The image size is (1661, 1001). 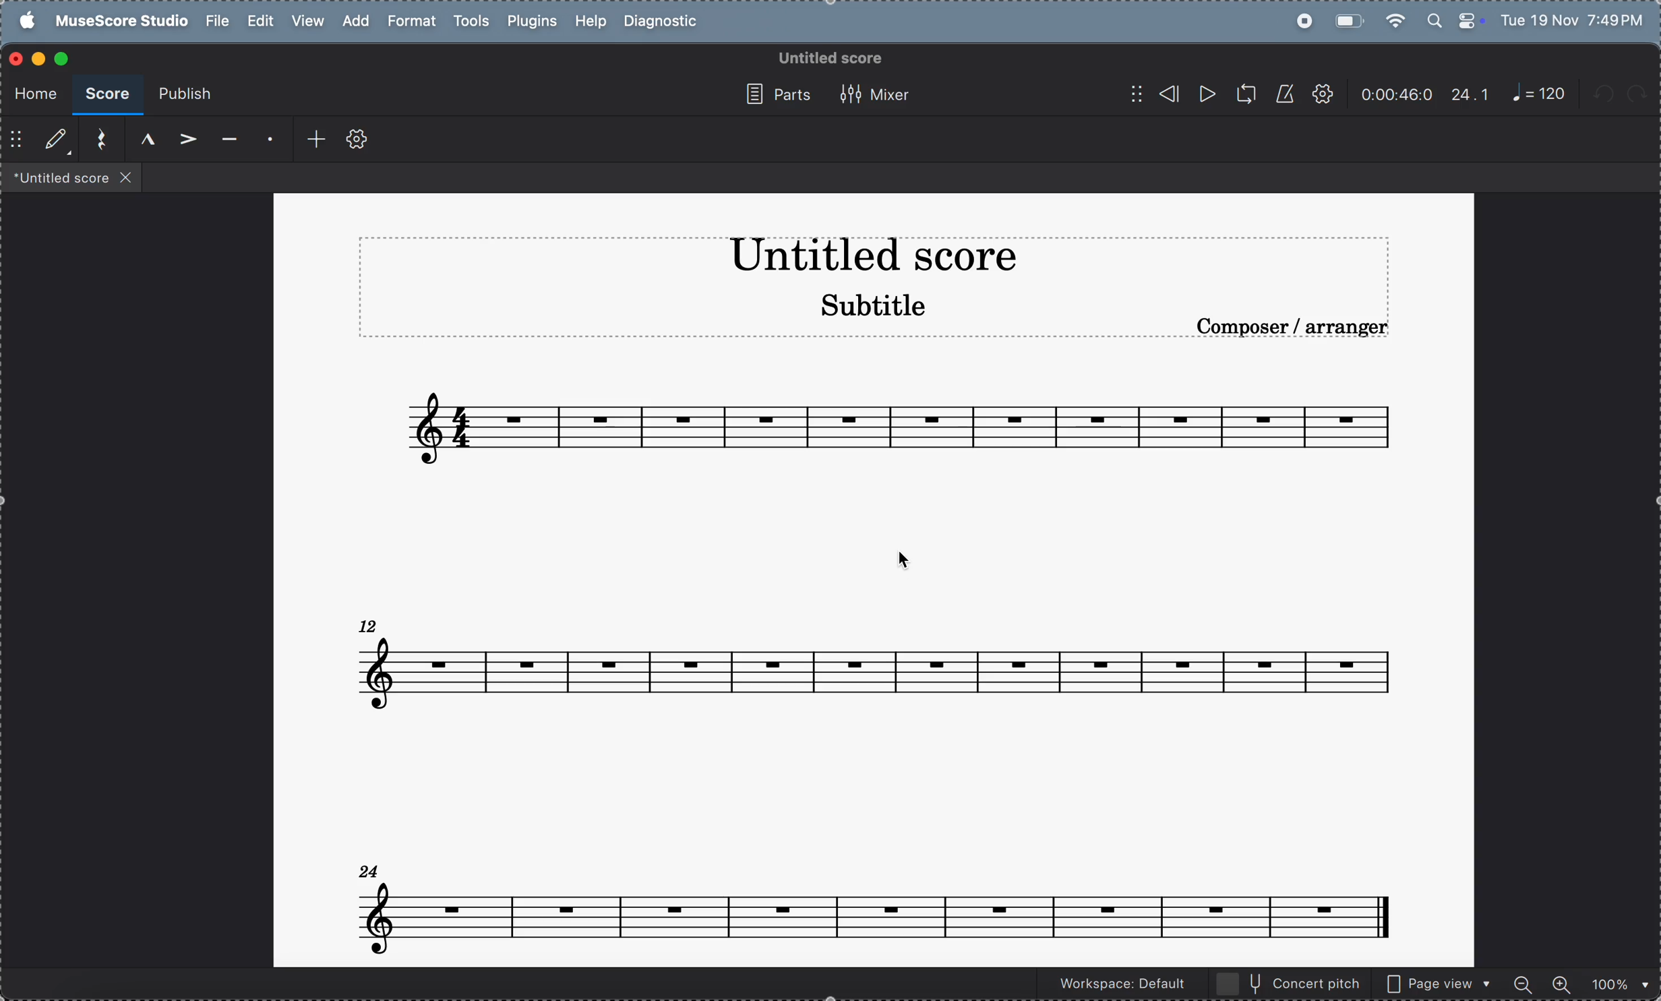 What do you see at coordinates (874, 902) in the screenshot?
I see `notes` at bounding box center [874, 902].